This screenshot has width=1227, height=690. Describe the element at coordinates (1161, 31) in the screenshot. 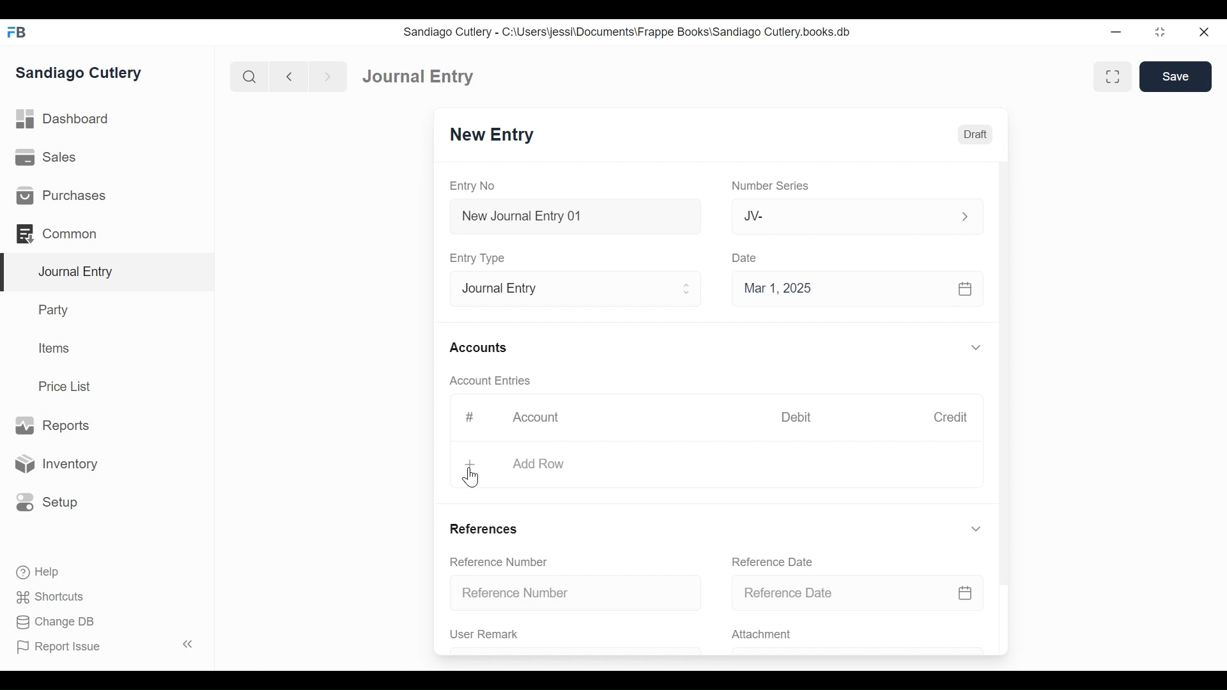

I see `minimize` at that location.